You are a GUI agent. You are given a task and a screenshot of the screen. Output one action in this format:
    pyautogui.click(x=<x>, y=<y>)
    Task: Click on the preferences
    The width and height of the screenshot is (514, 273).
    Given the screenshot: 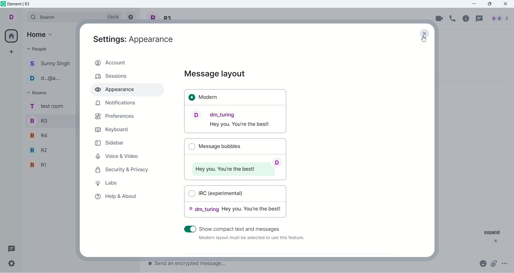 What is the action you would take?
    pyautogui.click(x=115, y=116)
    